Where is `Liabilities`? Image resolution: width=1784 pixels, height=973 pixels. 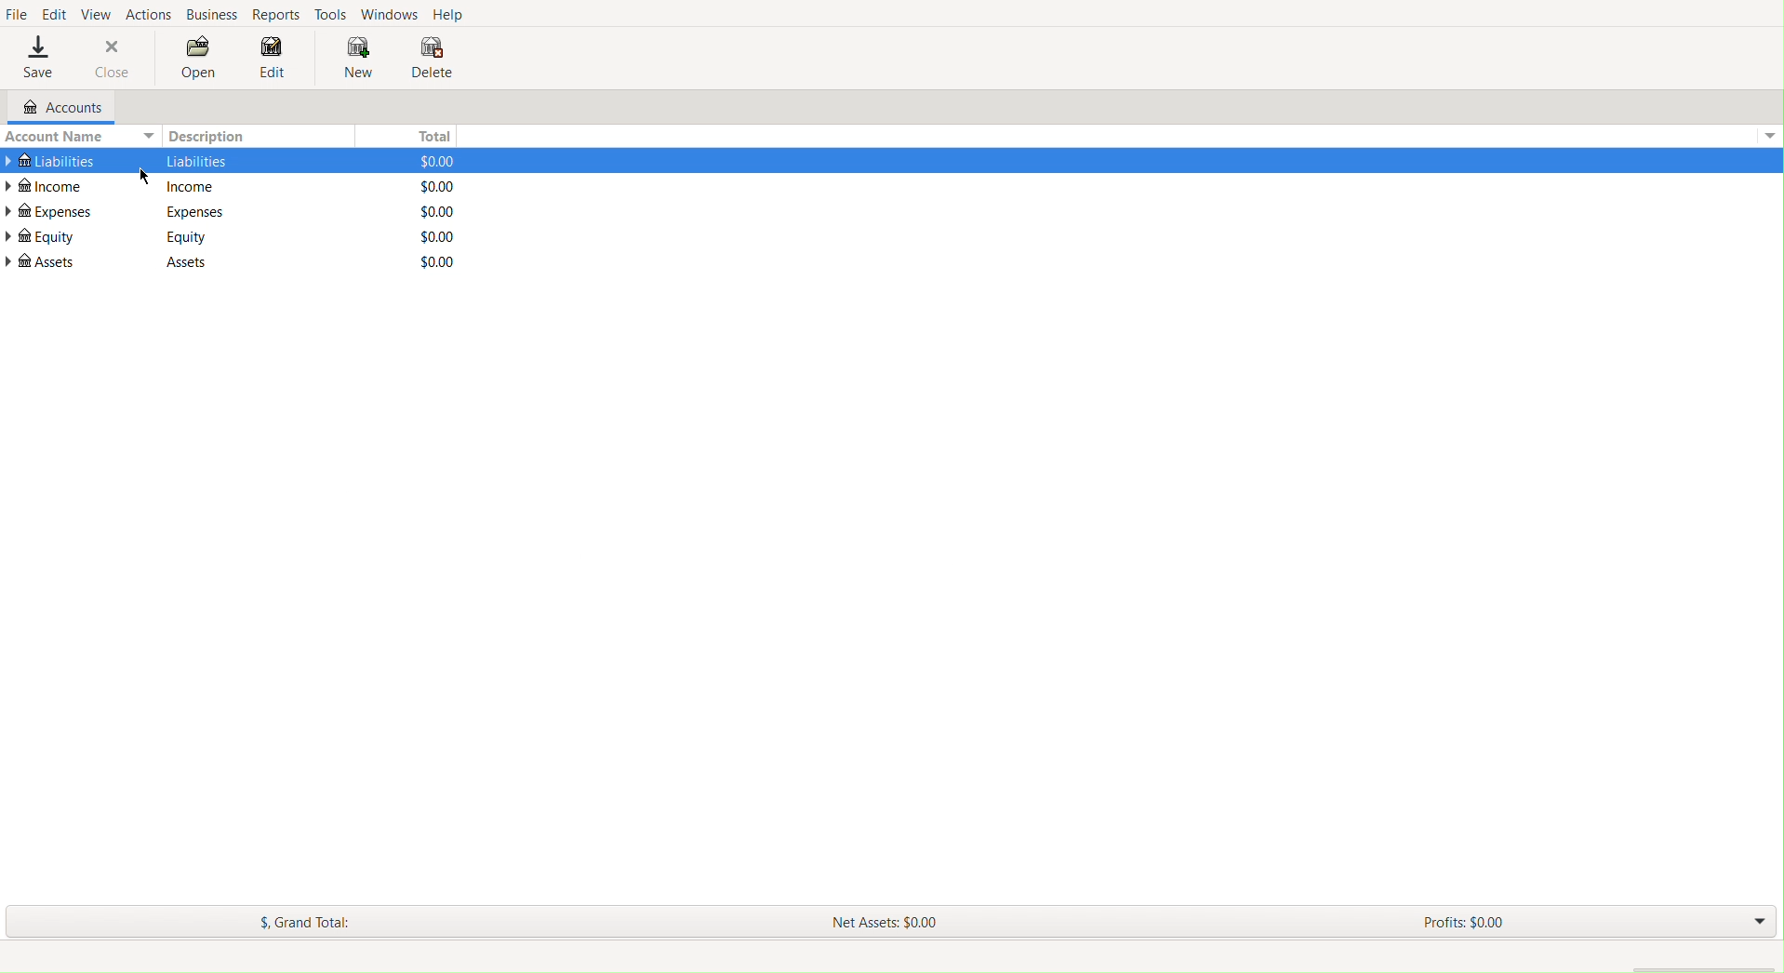 Liabilities is located at coordinates (50, 158).